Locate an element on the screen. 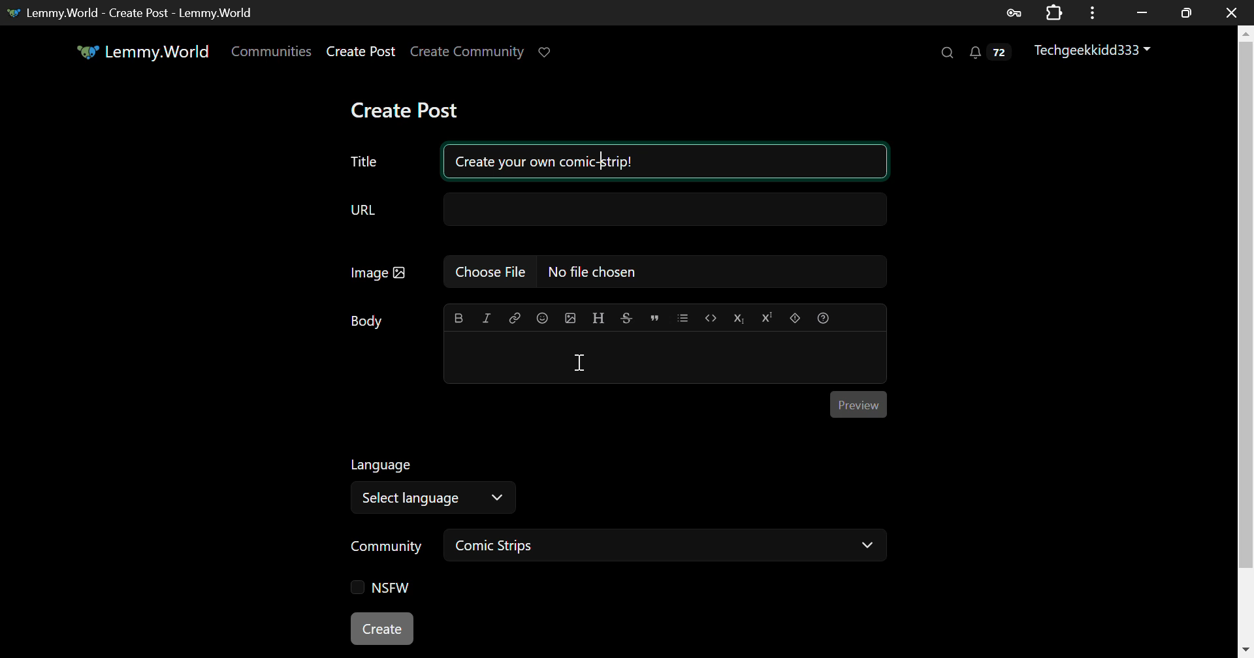 The height and width of the screenshot is (658, 1254). Close Window is located at coordinates (1234, 12).